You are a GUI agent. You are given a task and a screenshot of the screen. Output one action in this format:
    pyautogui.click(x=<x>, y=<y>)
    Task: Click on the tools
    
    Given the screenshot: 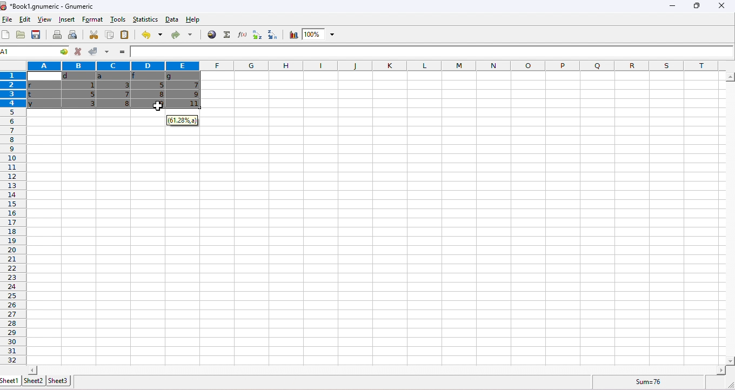 What is the action you would take?
    pyautogui.click(x=117, y=19)
    